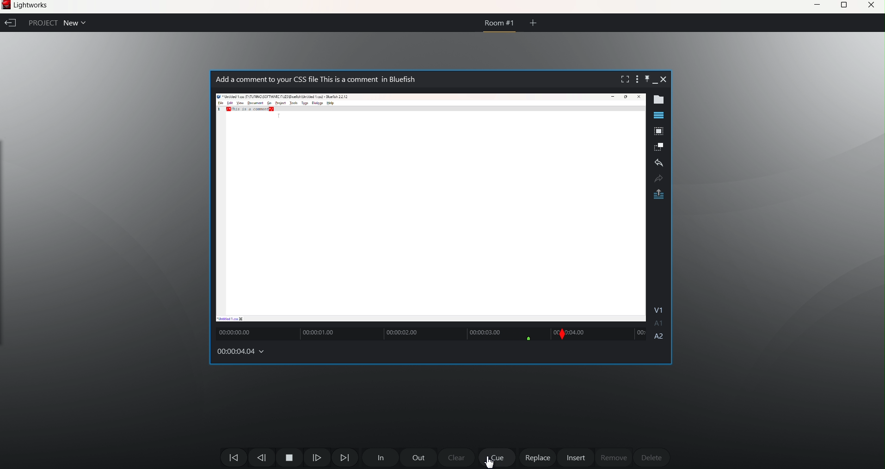 Image resolution: width=885 pixels, height=469 pixels. I want to click on clip track, so click(384, 333).